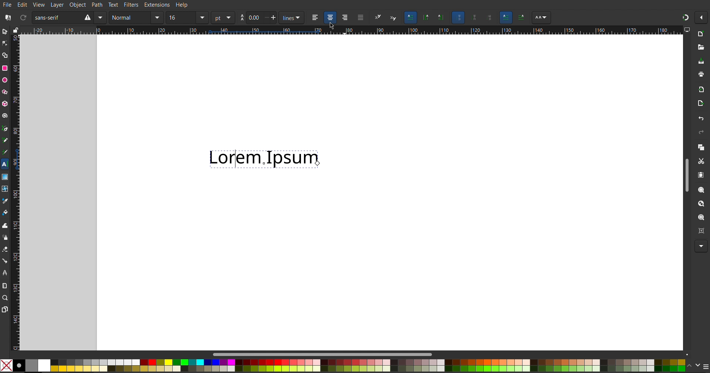 This screenshot has width=710, height=373. Describe the element at coordinates (701, 74) in the screenshot. I see `Print` at that location.